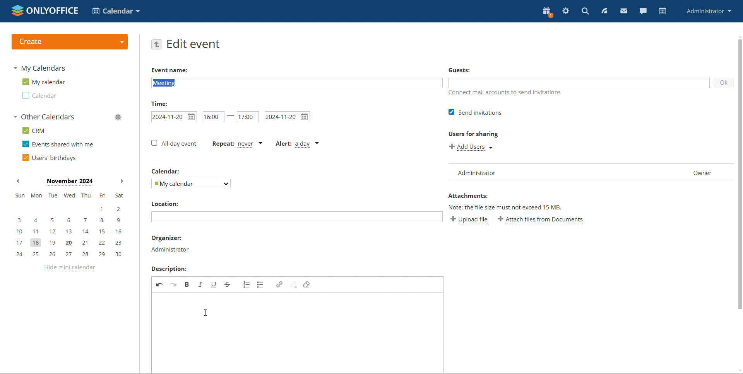  What do you see at coordinates (43, 81) in the screenshot?
I see `my calendar` at bounding box center [43, 81].